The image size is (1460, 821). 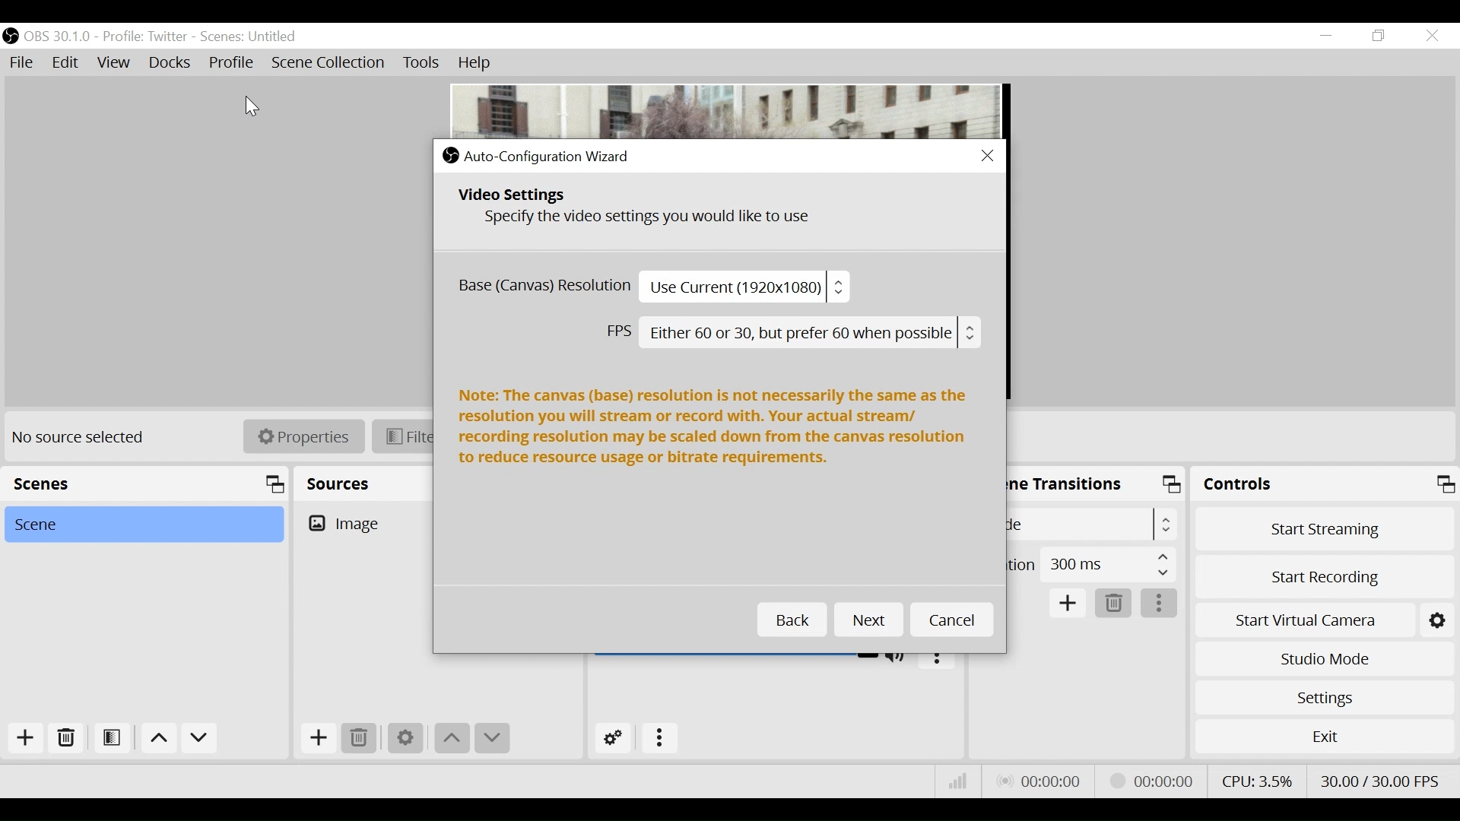 What do you see at coordinates (1114, 602) in the screenshot?
I see `Delete` at bounding box center [1114, 602].